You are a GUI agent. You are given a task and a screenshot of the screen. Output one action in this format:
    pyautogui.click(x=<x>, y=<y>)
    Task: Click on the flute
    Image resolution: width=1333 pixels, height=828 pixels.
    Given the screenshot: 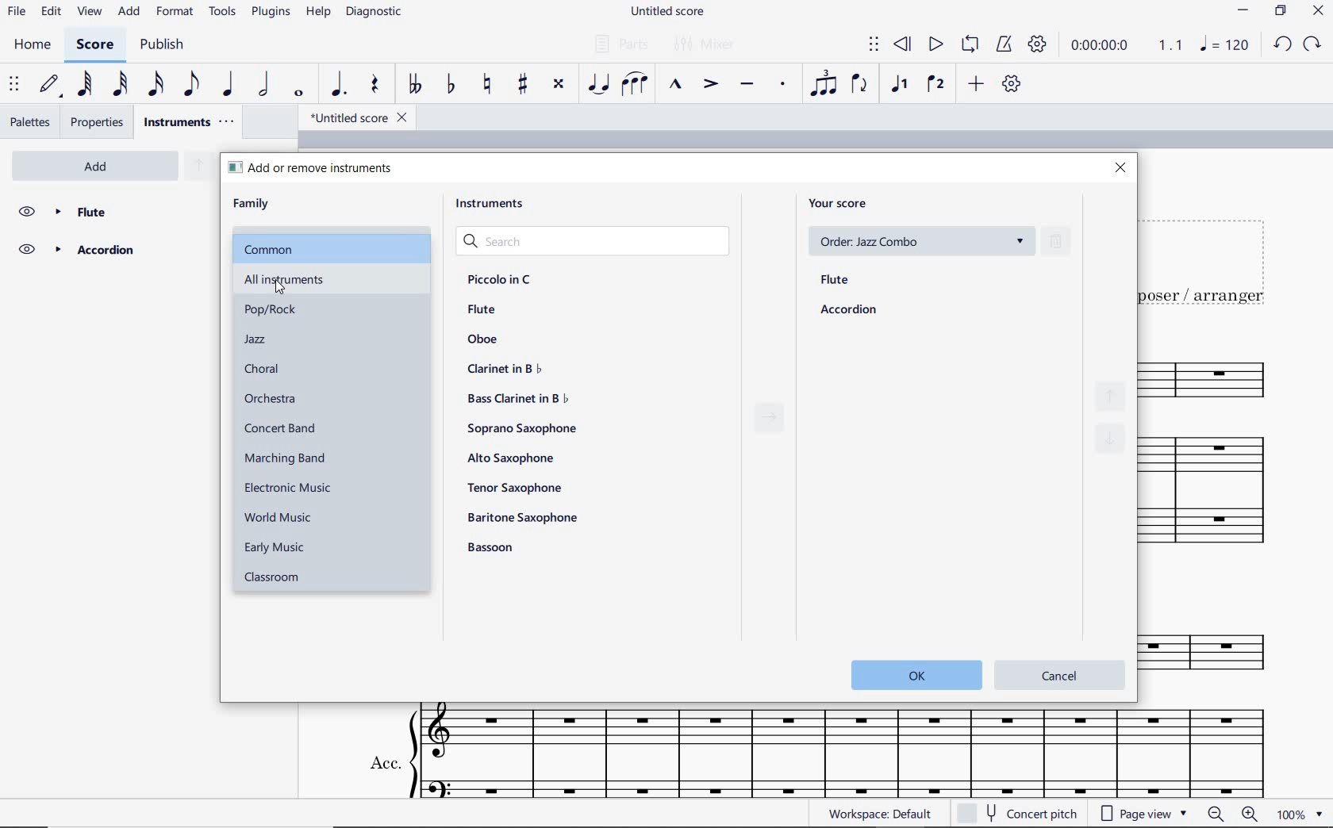 What is the action you would take?
    pyautogui.click(x=111, y=210)
    